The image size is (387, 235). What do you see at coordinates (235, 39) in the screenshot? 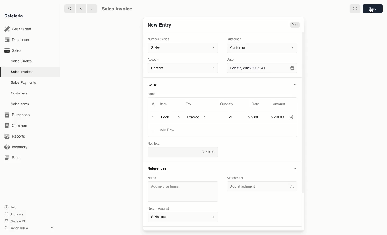
I see `‘Customer` at bounding box center [235, 39].